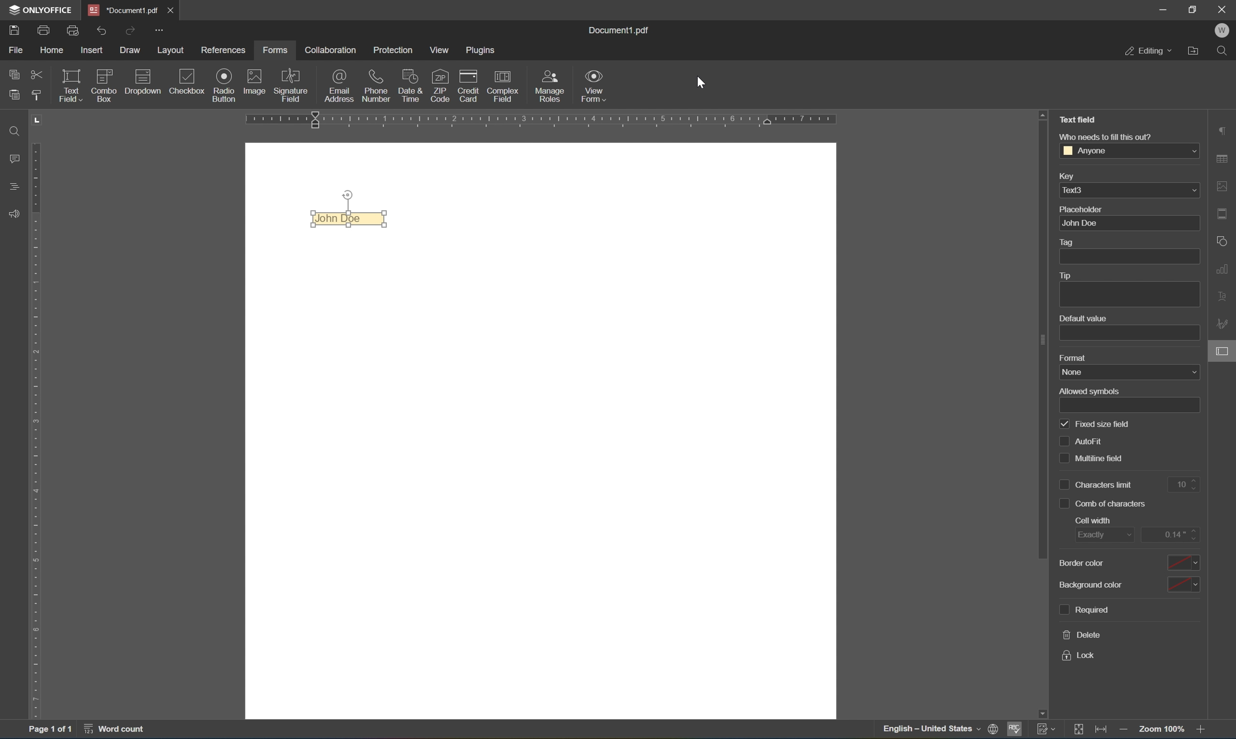 This screenshot has width=1236, height=739. What do you see at coordinates (1195, 51) in the screenshot?
I see `open file location` at bounding box center [1195, 51].